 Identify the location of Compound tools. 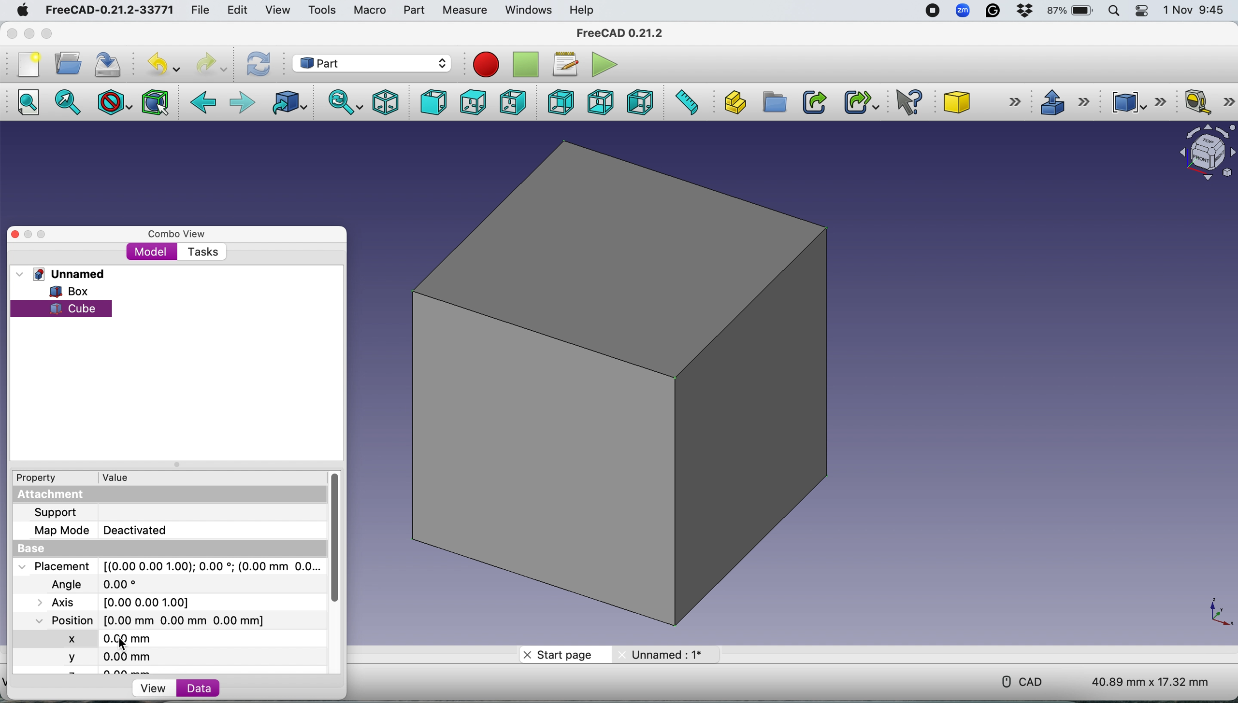
(1136, 102).